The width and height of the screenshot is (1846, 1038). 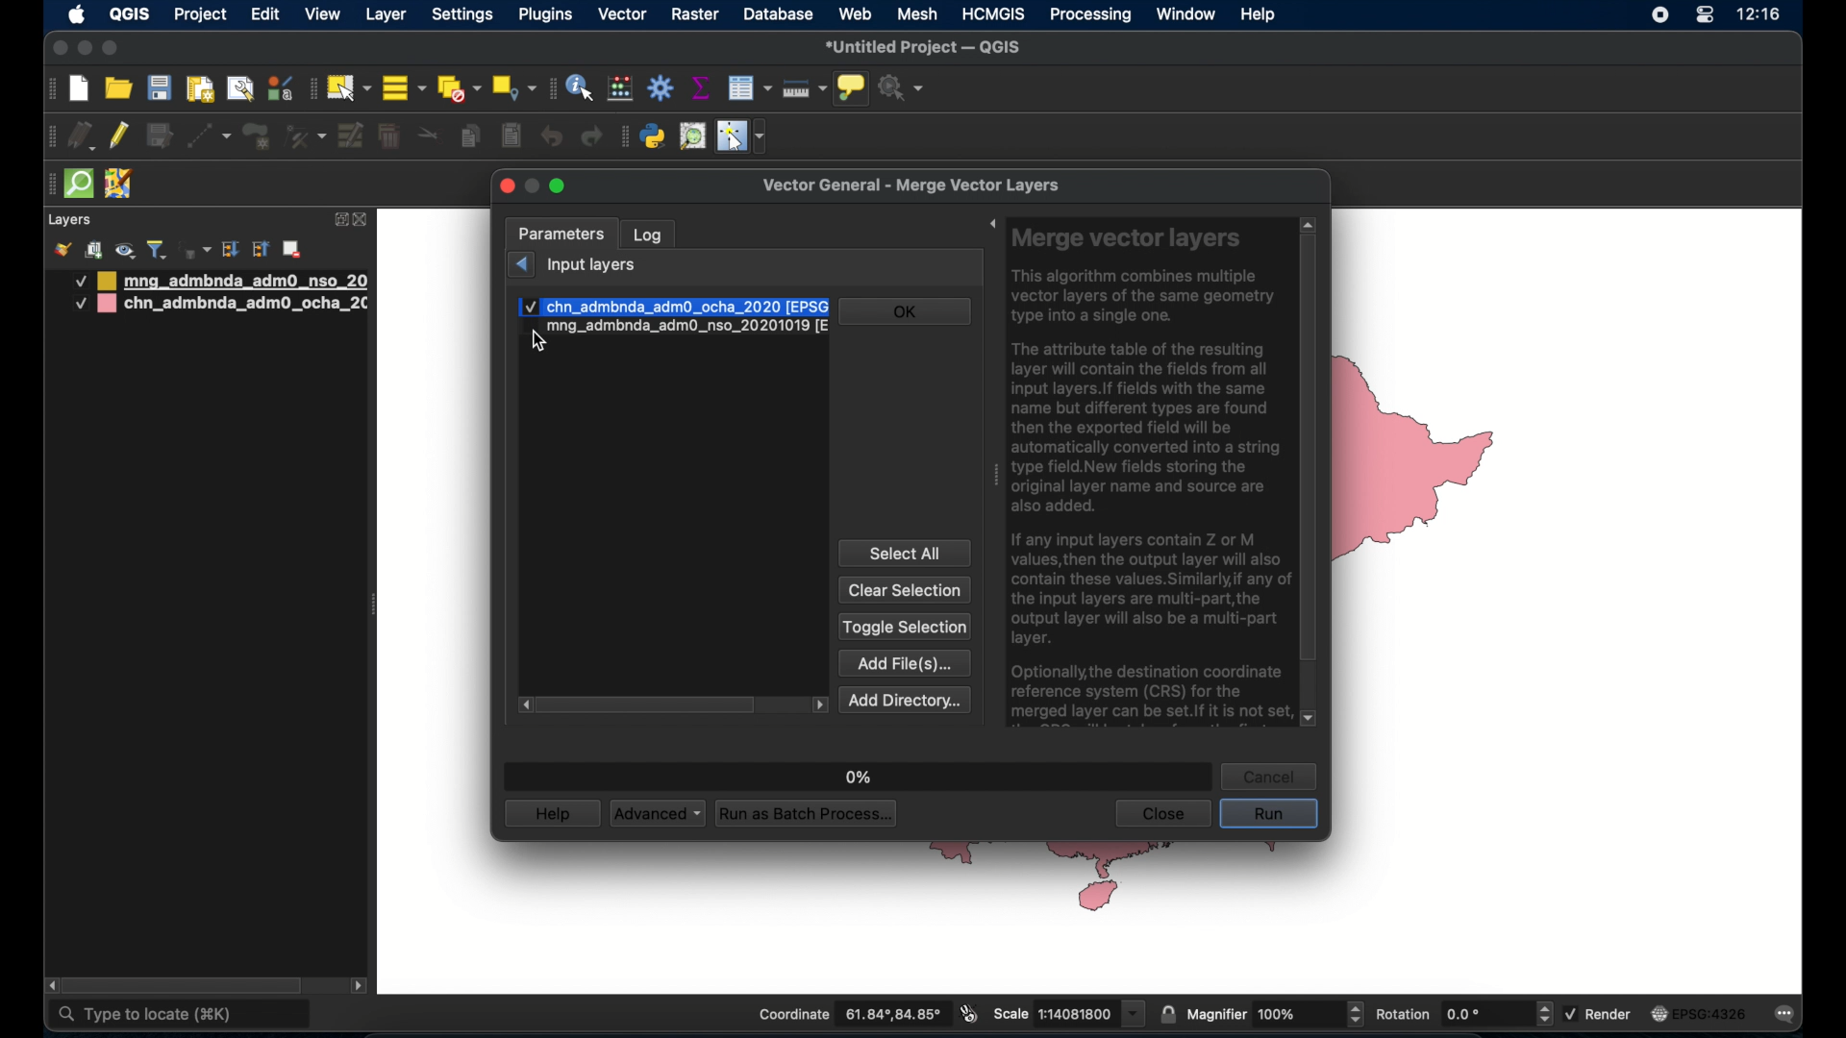 What do you see at coordinates (84, 50) in the screenshot?
I see `minimize` at bounding box center [84, 50].